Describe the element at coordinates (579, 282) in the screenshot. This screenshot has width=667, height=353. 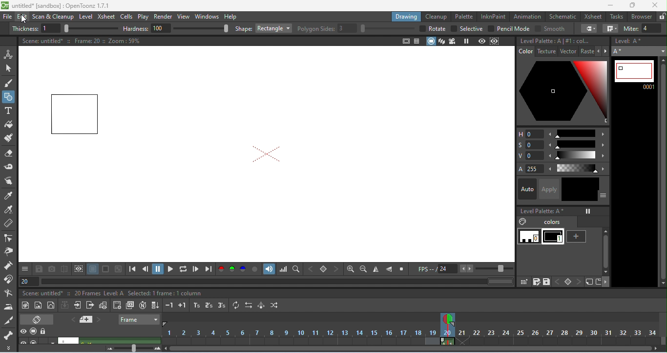
I see `next key` at that location.